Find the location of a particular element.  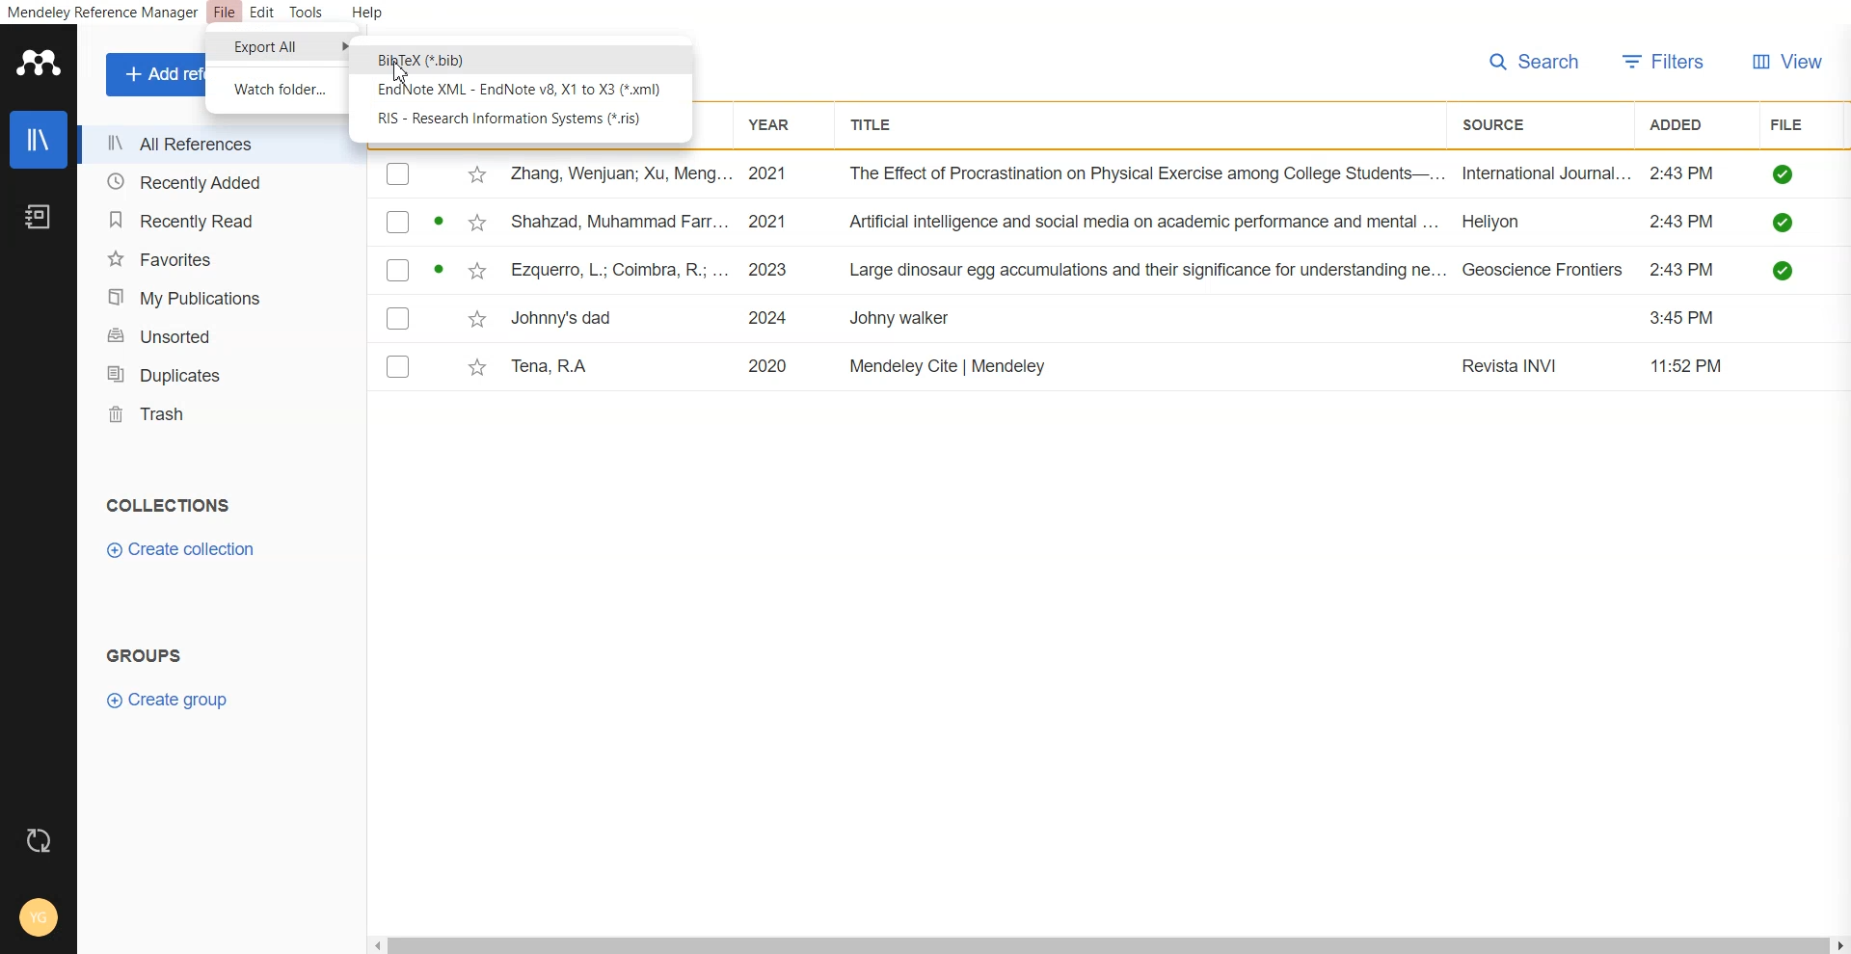

Artificial intelligence and social media on academic performance and mental ... is located at coordinates (1145, 223).